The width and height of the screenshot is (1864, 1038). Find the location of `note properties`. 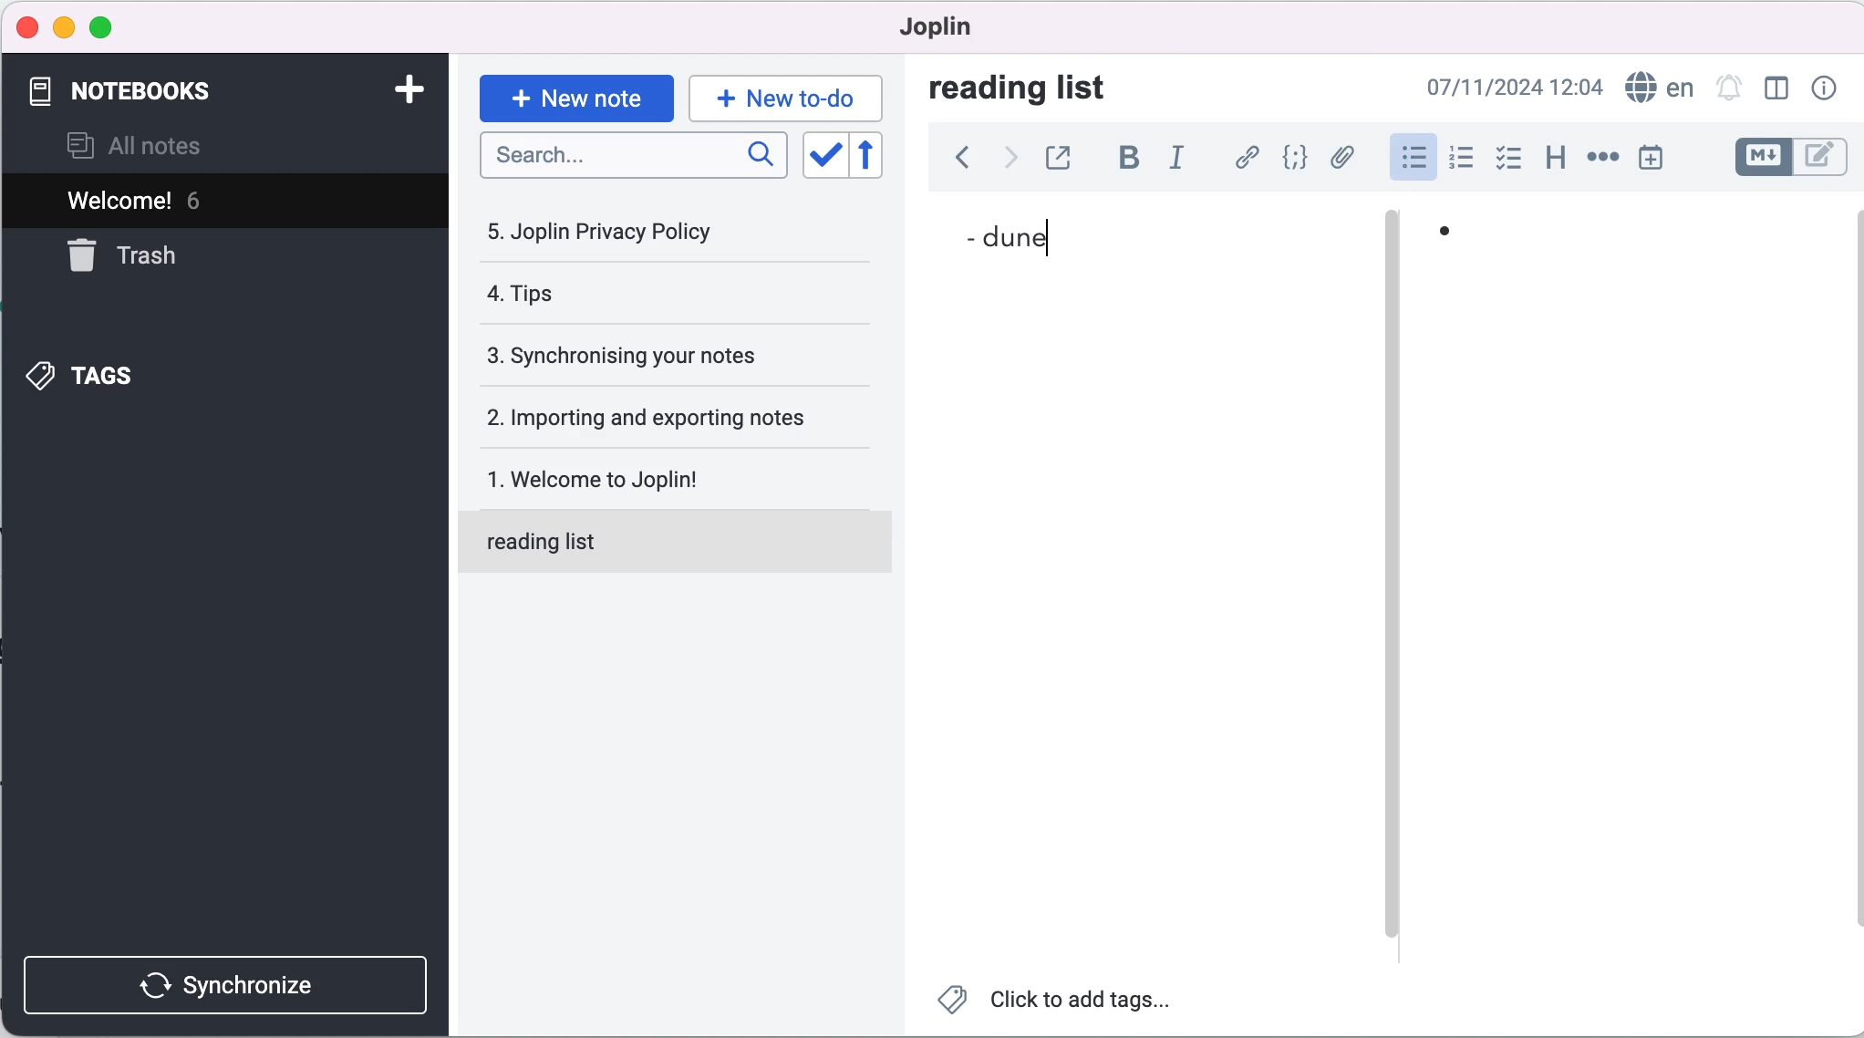

note properties is located at coordinates (1829, 87).